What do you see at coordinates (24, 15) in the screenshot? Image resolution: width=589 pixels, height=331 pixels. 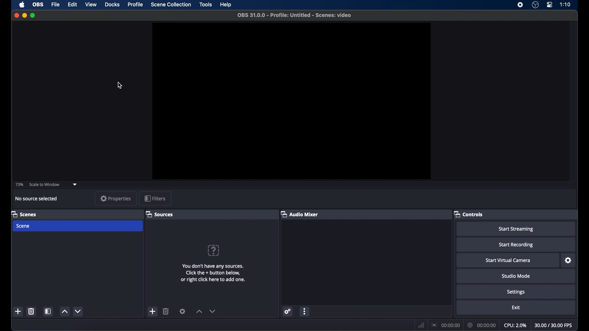 I see `minimize` at bounding box center [24, 15].